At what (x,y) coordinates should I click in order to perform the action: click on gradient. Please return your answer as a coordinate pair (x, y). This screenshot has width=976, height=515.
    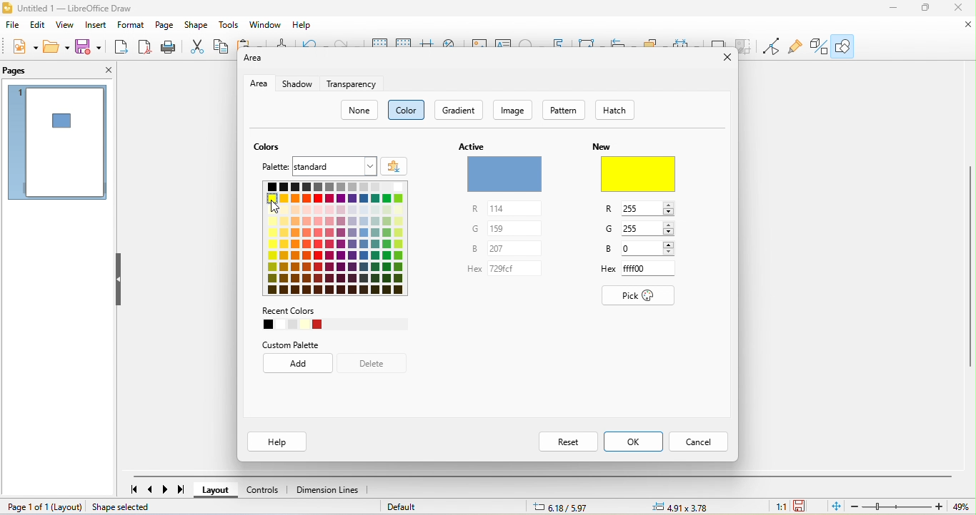
    Looking at the image, I should click on (459, 110).